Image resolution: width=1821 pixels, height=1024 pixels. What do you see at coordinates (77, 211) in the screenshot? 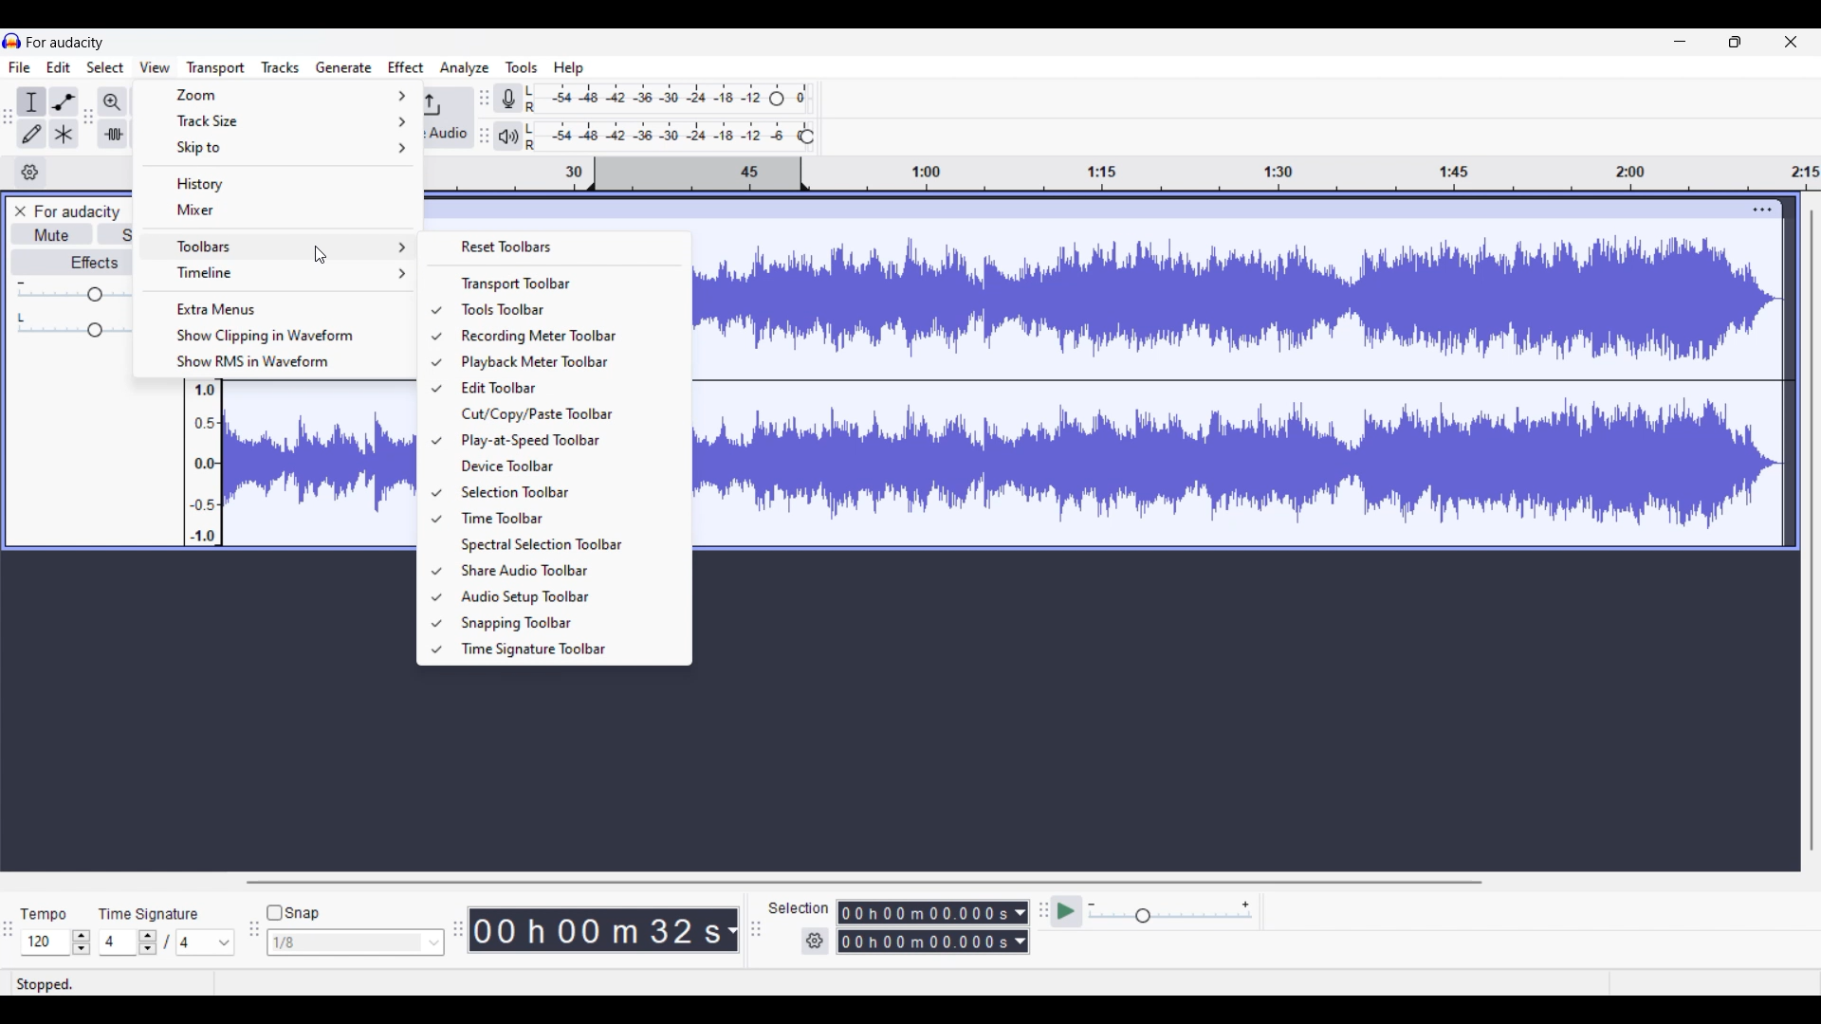
I see `Project name - For audacity` at bounding box center [77, 211].